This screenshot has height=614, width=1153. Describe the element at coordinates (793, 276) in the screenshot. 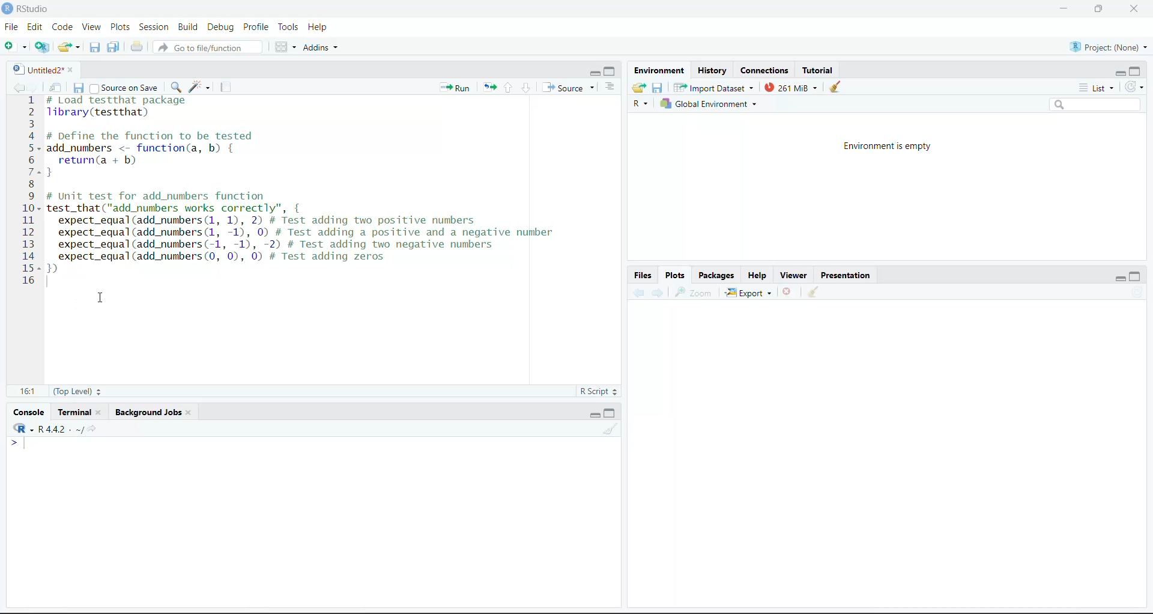

I see `Viewer` at that location.